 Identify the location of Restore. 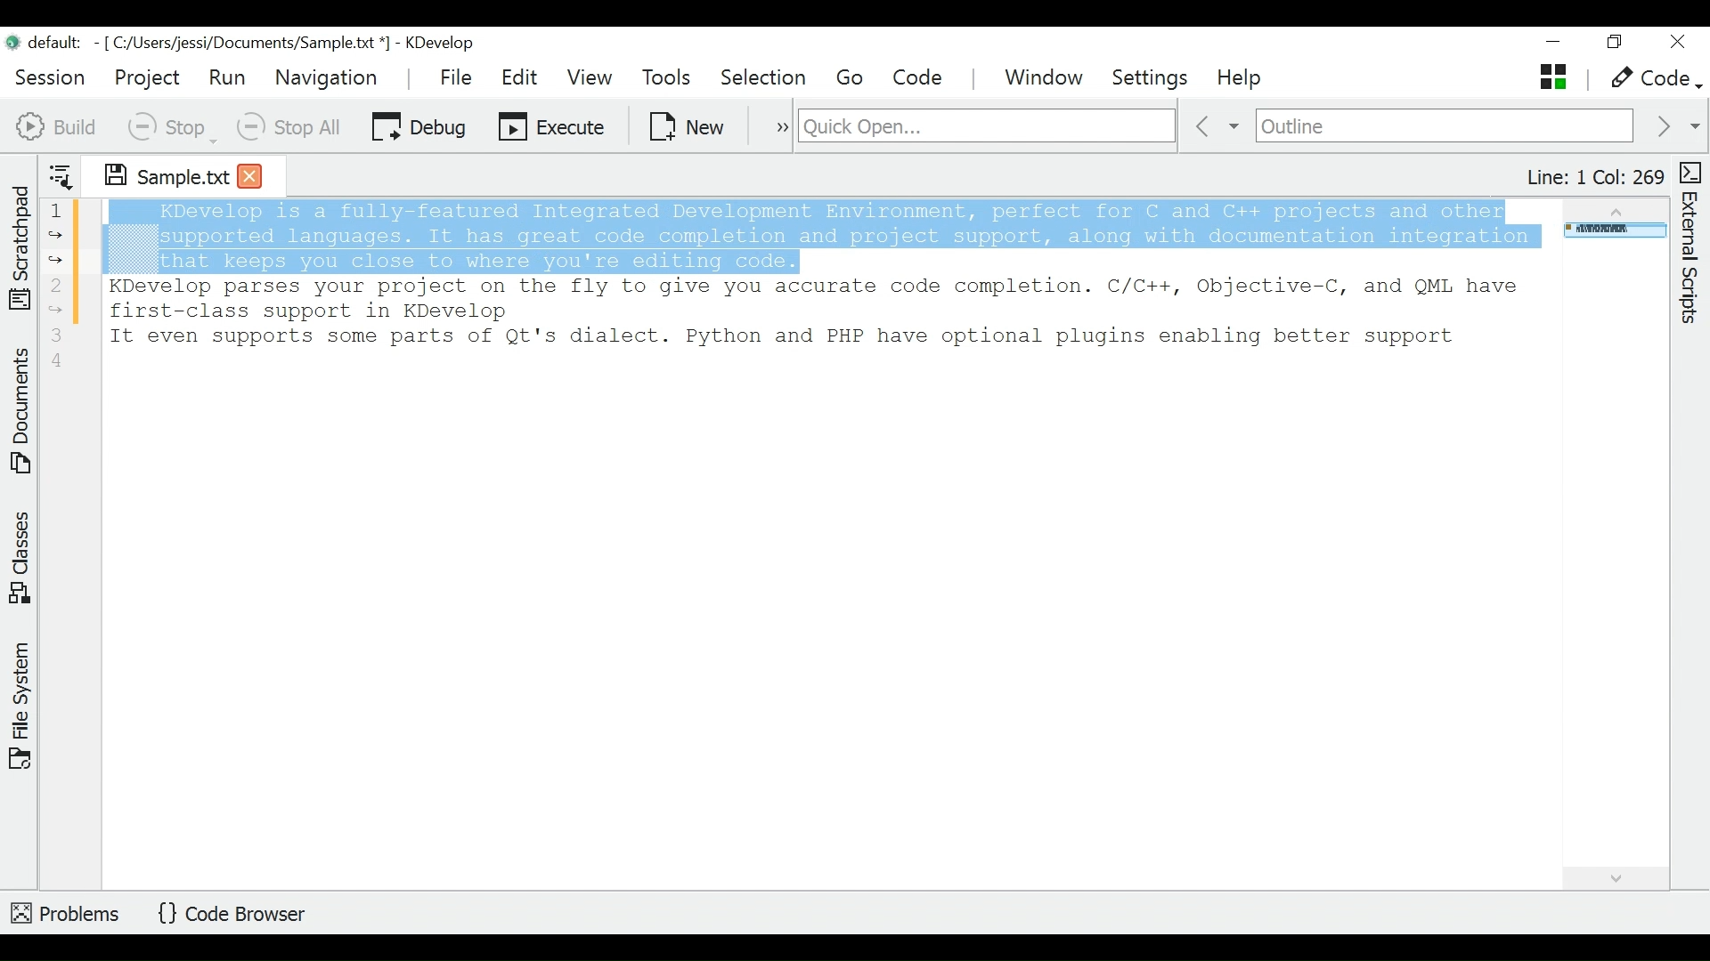
(1613, 44).